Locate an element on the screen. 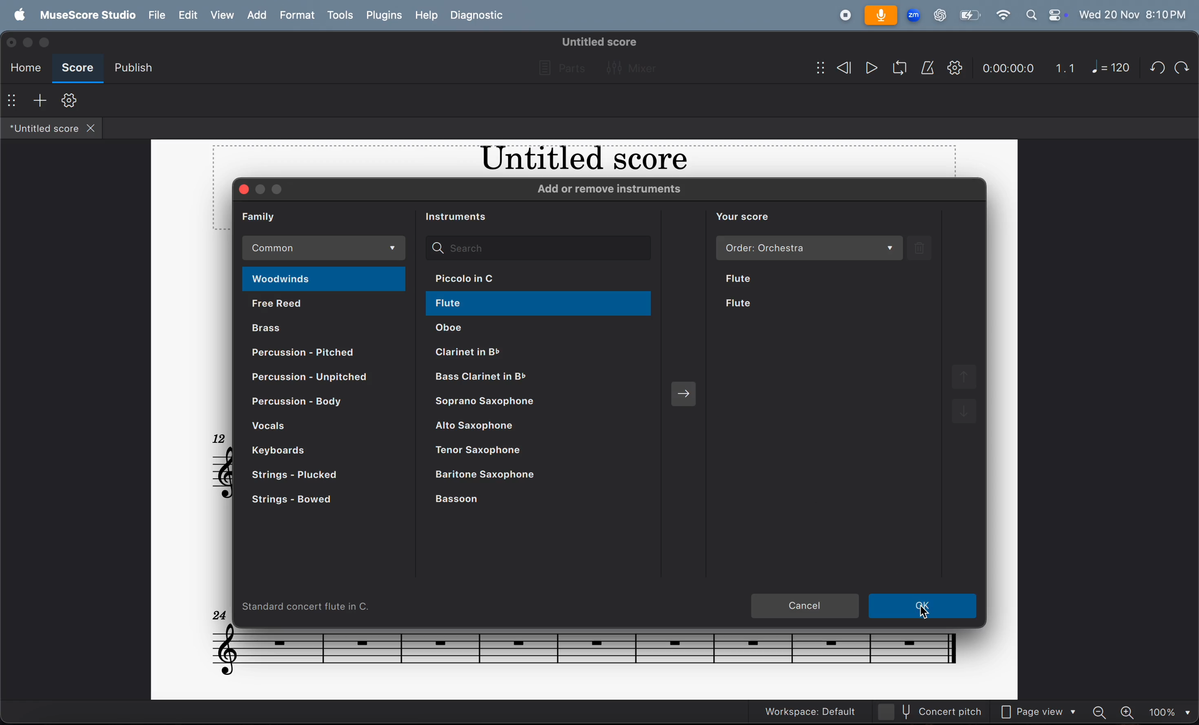  mixer is located at coordinates (629, 66).